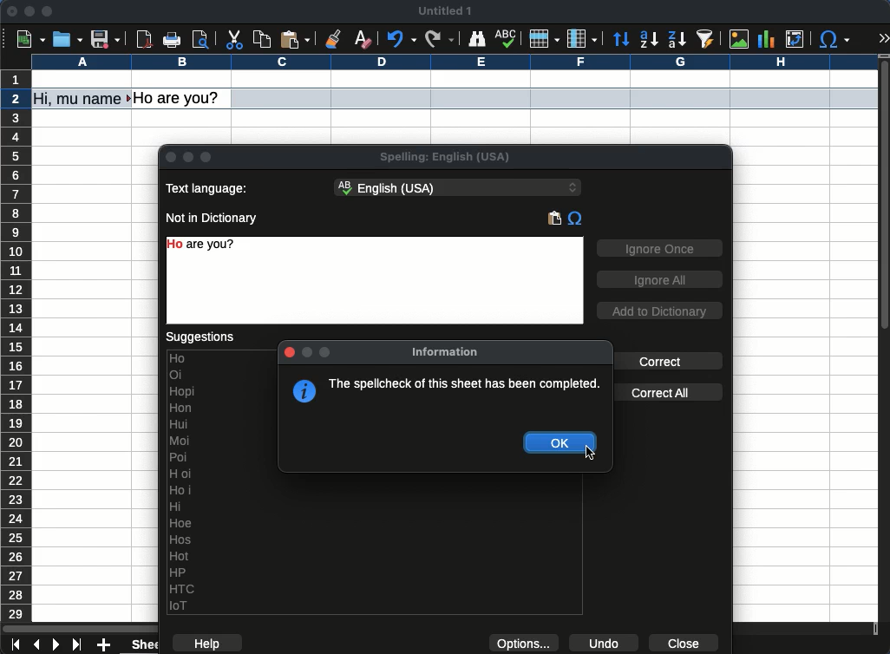  I want to click on first sheet, so click(17, 644).